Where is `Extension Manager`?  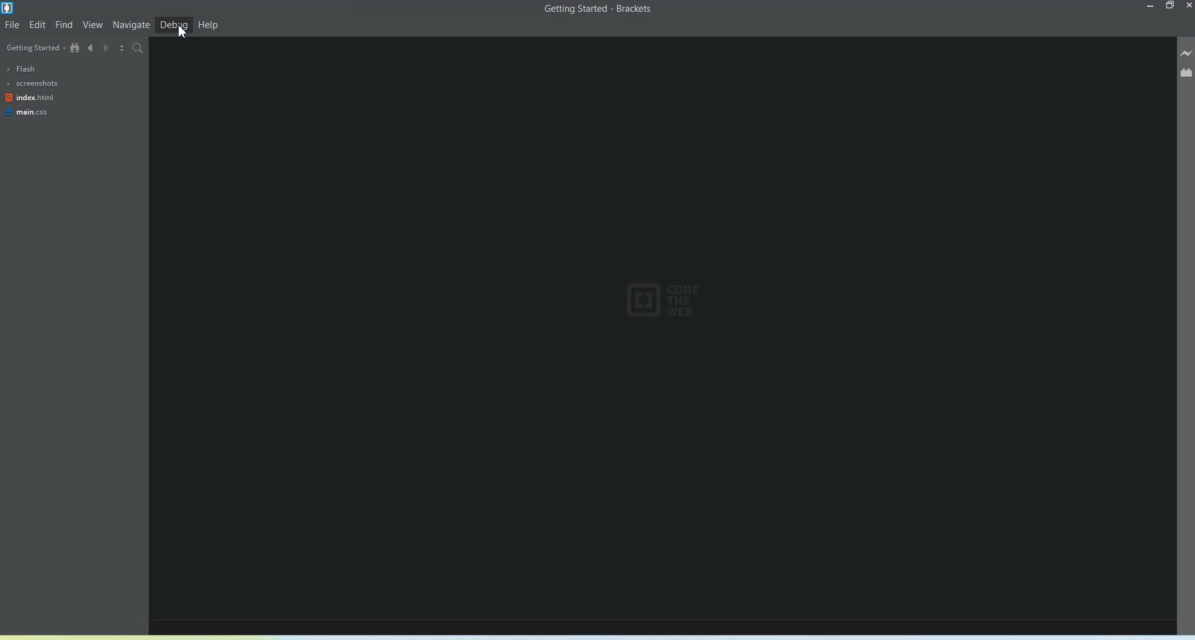 Extension Manager is located at coordinates (1186, 72).